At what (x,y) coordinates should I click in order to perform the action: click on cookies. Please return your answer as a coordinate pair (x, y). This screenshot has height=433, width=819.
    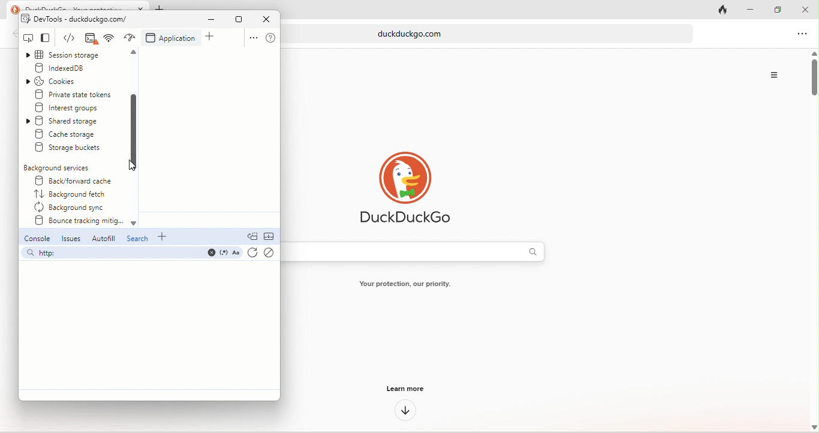
    Looking at the image, I should click on (63, 81).